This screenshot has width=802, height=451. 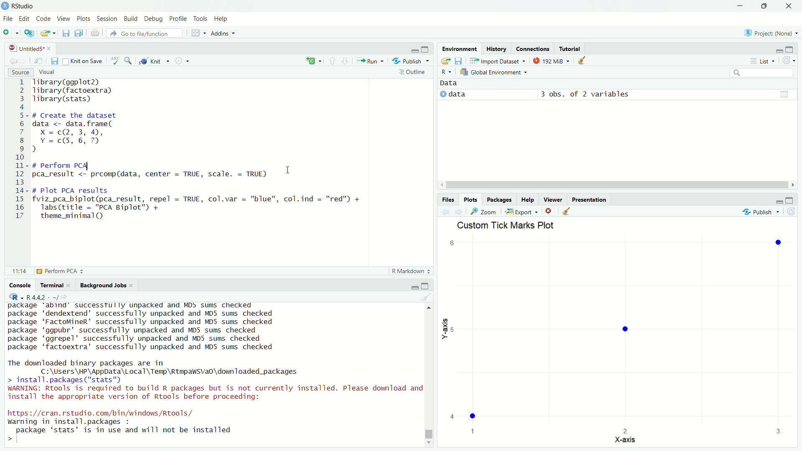 What do you see at coordinates (521, 212) in the screenshot?
I see `export` at bounding box center [521, 212].